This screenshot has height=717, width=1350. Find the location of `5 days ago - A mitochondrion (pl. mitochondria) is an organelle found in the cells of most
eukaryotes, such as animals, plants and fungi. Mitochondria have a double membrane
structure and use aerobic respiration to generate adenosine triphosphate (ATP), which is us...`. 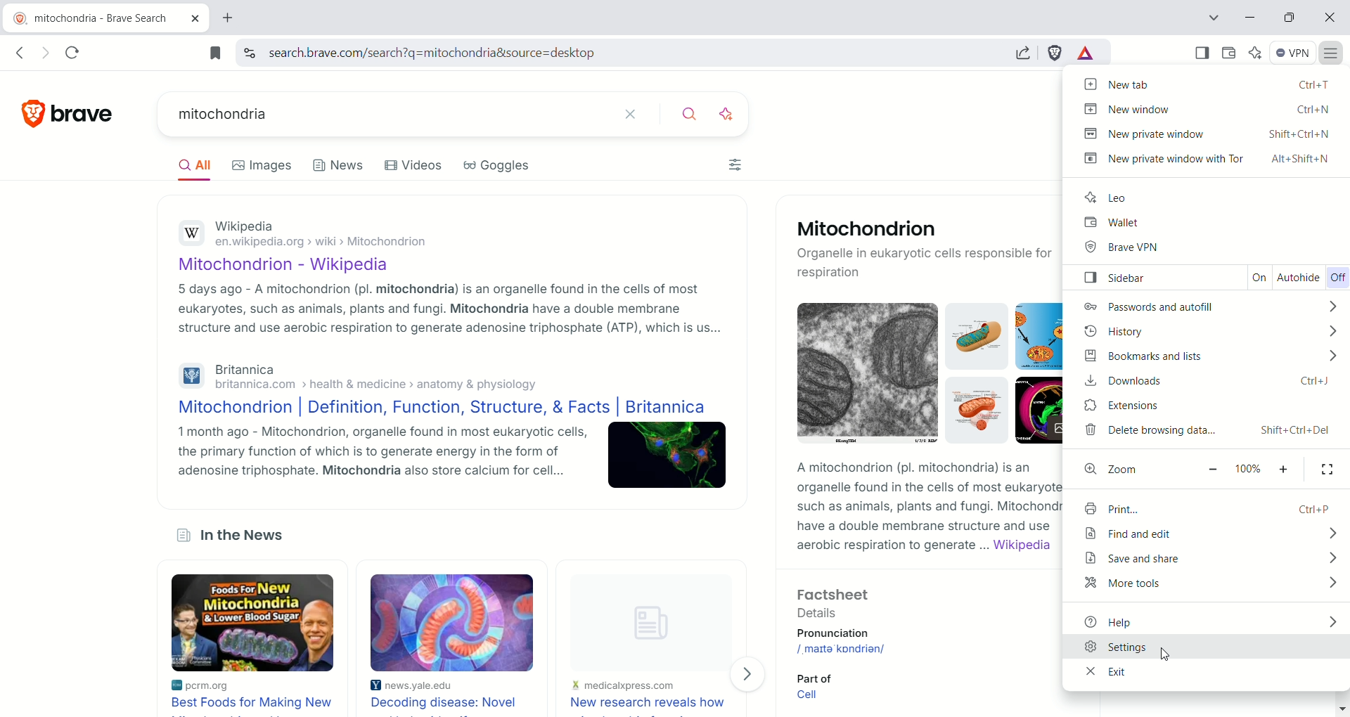

5 days ago - A mitochondrion (pl. mitochondria) is an organelle found in the cells of most
eukaryotes, such as animals, plants and fungi. Mitochondria have a double membrane
structure and use aerobic respiration to generate adenosine triphosphate (ATP), which is us... is located at coordinates (433, 311).